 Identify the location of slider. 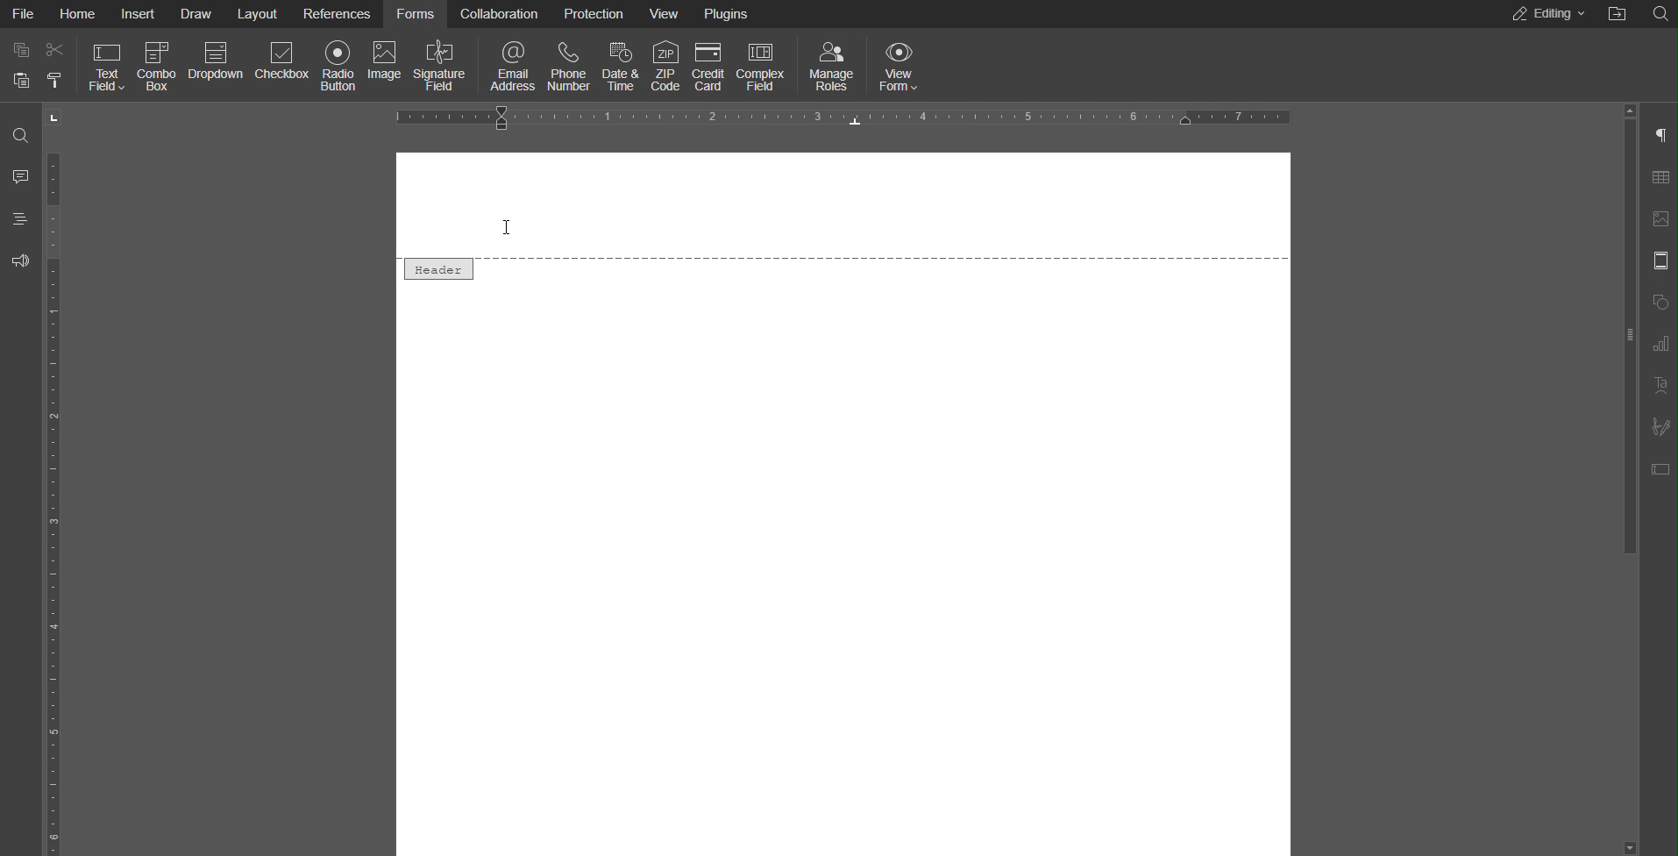
(1624, 389).